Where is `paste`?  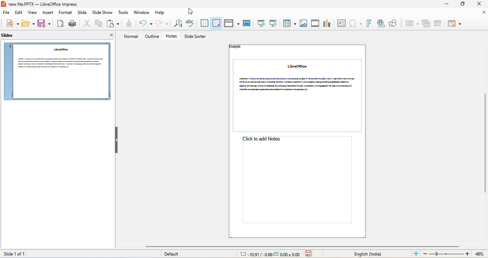 paste is located at coordinates (113, 24).